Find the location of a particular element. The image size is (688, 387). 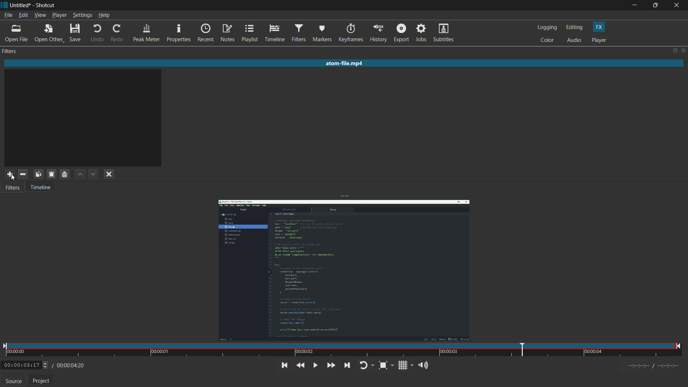

undo is located at coordinates (97, 33).